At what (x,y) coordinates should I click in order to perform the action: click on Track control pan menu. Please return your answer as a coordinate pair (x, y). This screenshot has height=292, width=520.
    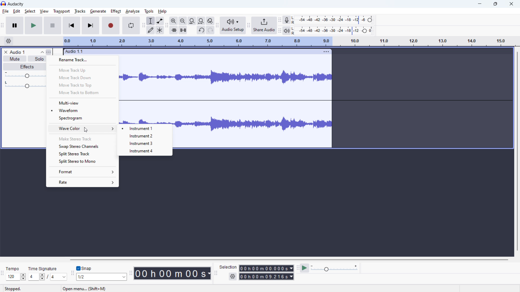
    Looking at the image, I should click on (49, 52).